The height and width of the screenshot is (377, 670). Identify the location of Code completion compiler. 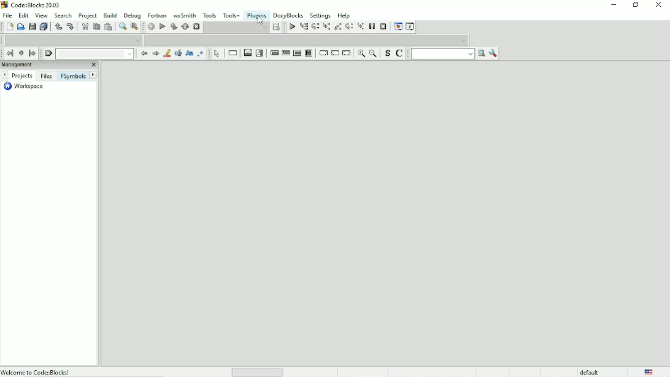
(74, 40).